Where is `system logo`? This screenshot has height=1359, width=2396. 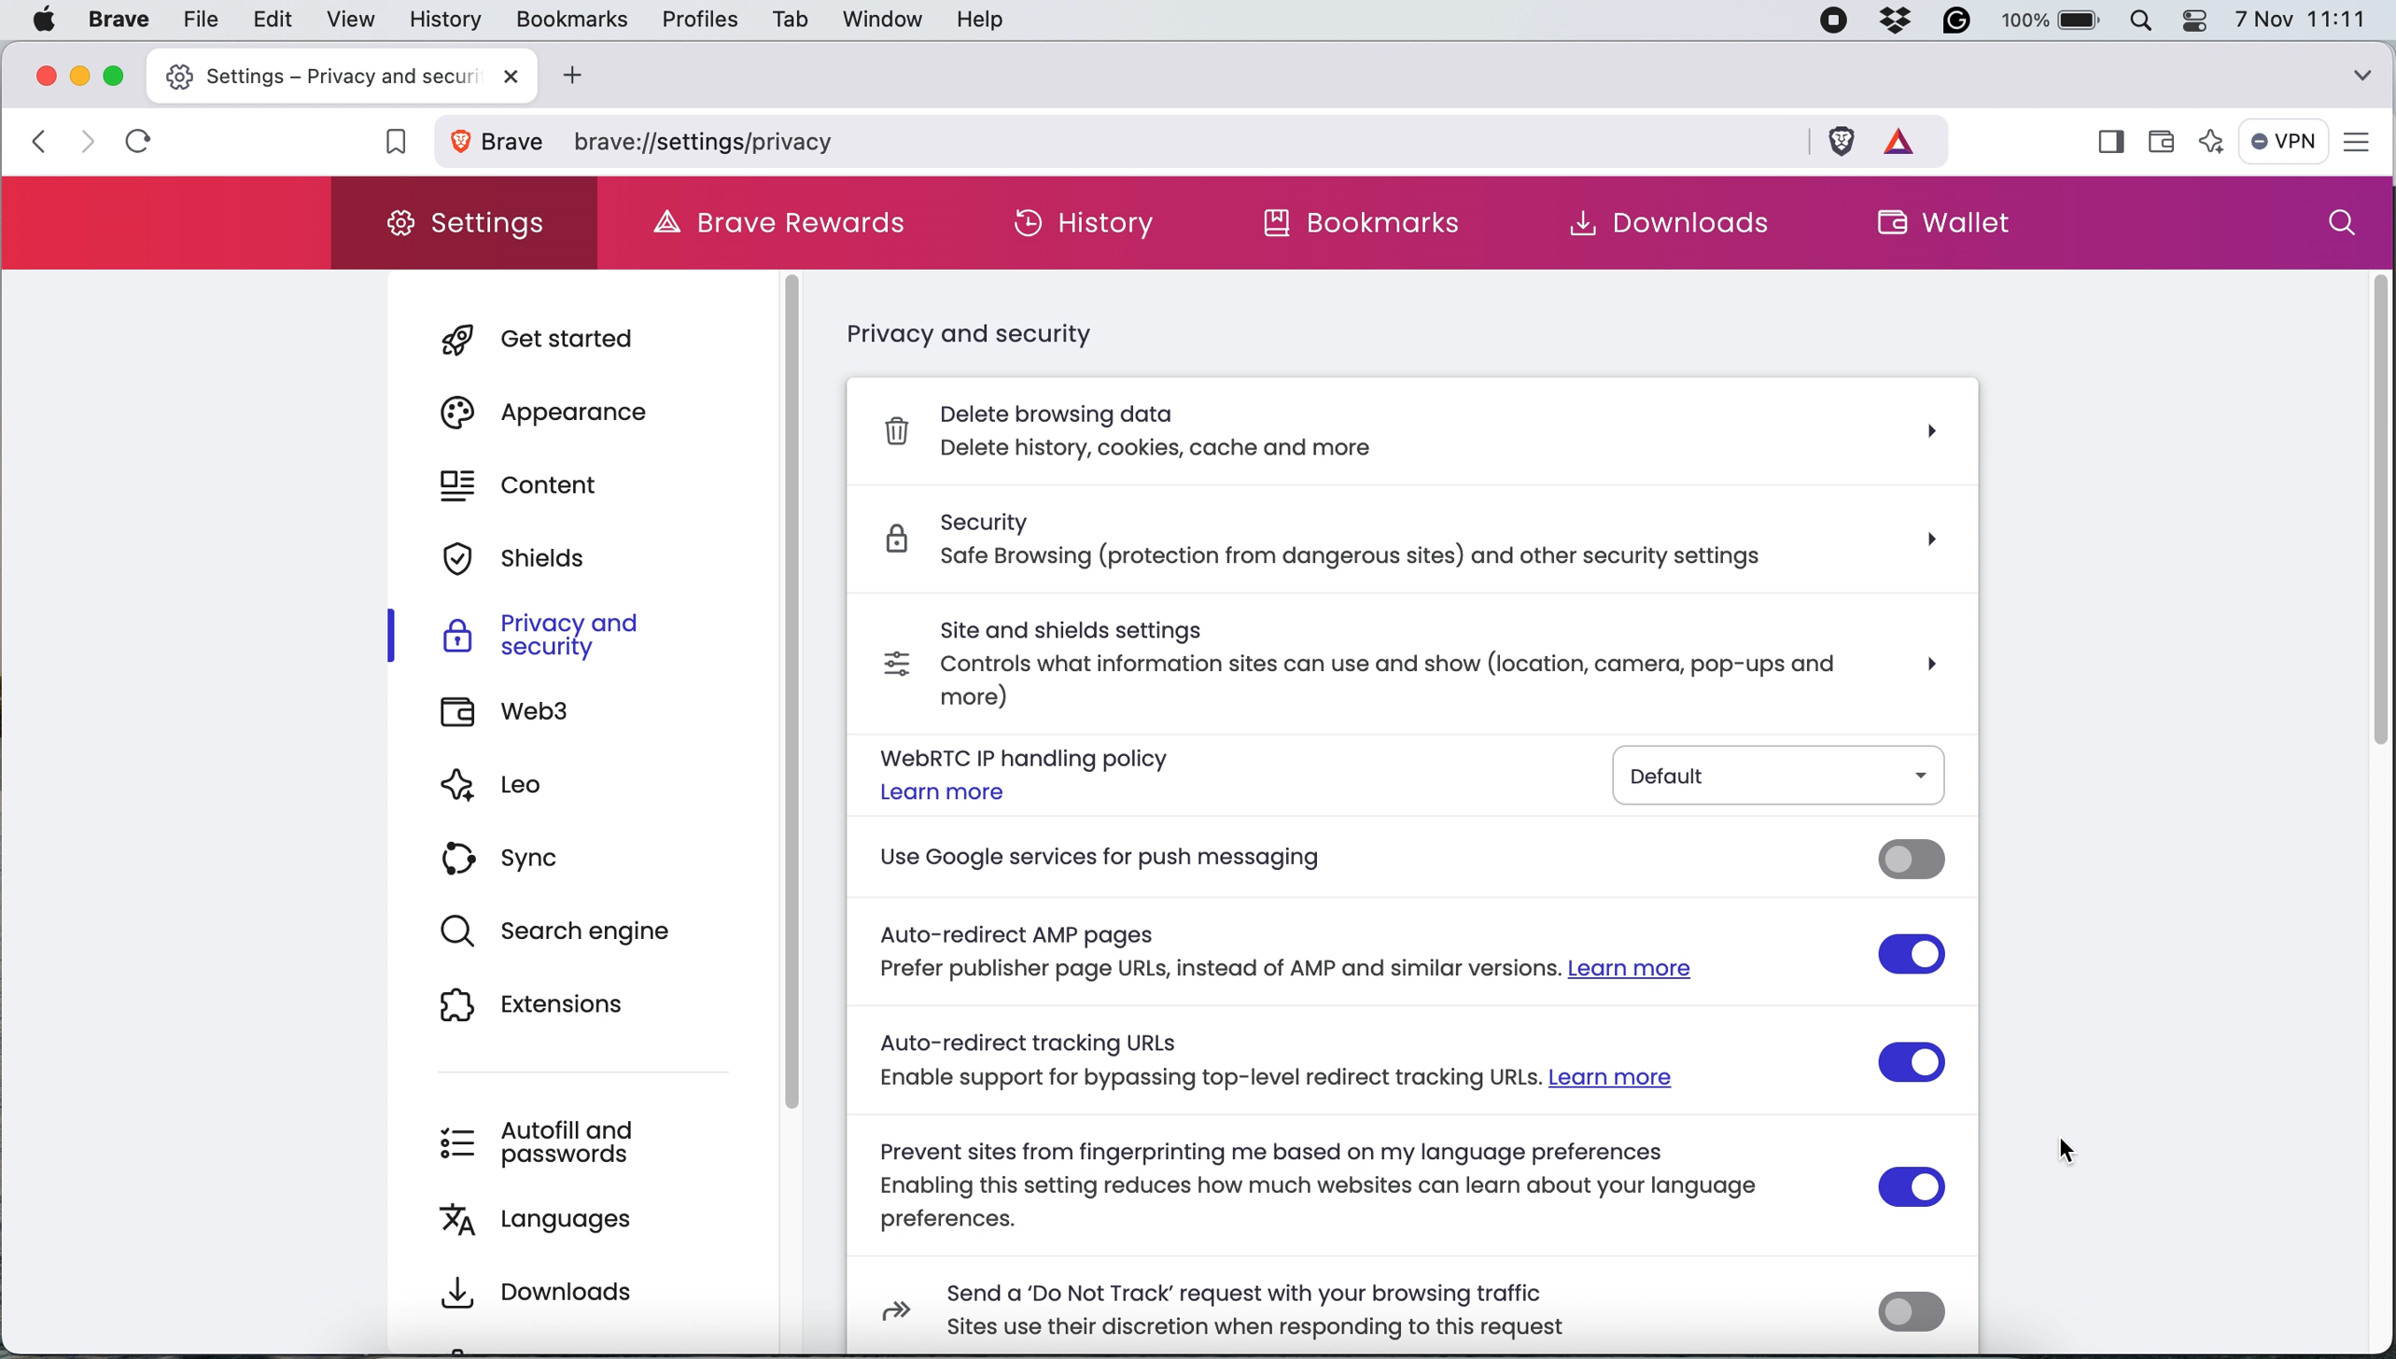 system logo is located at coordinates (43, 19).